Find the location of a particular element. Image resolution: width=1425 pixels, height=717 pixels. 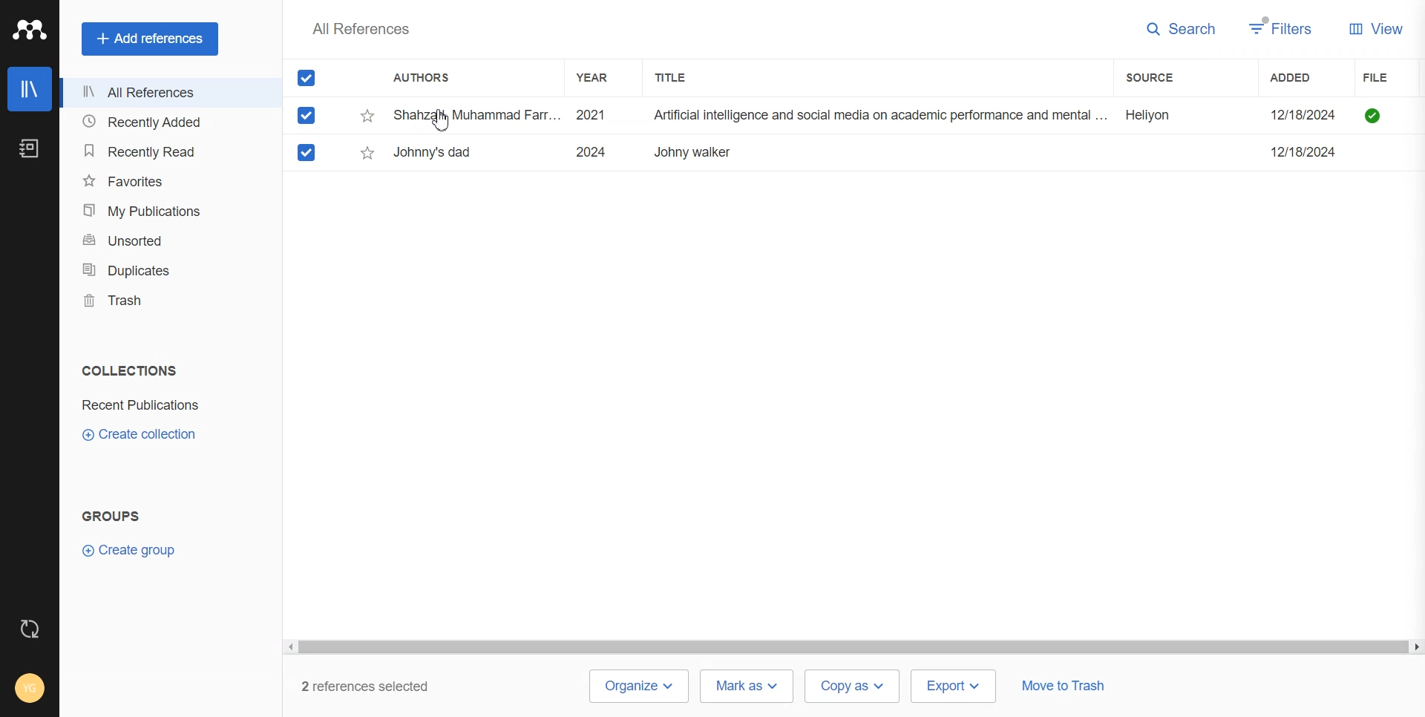

All References is located at coordinates (166, 93).